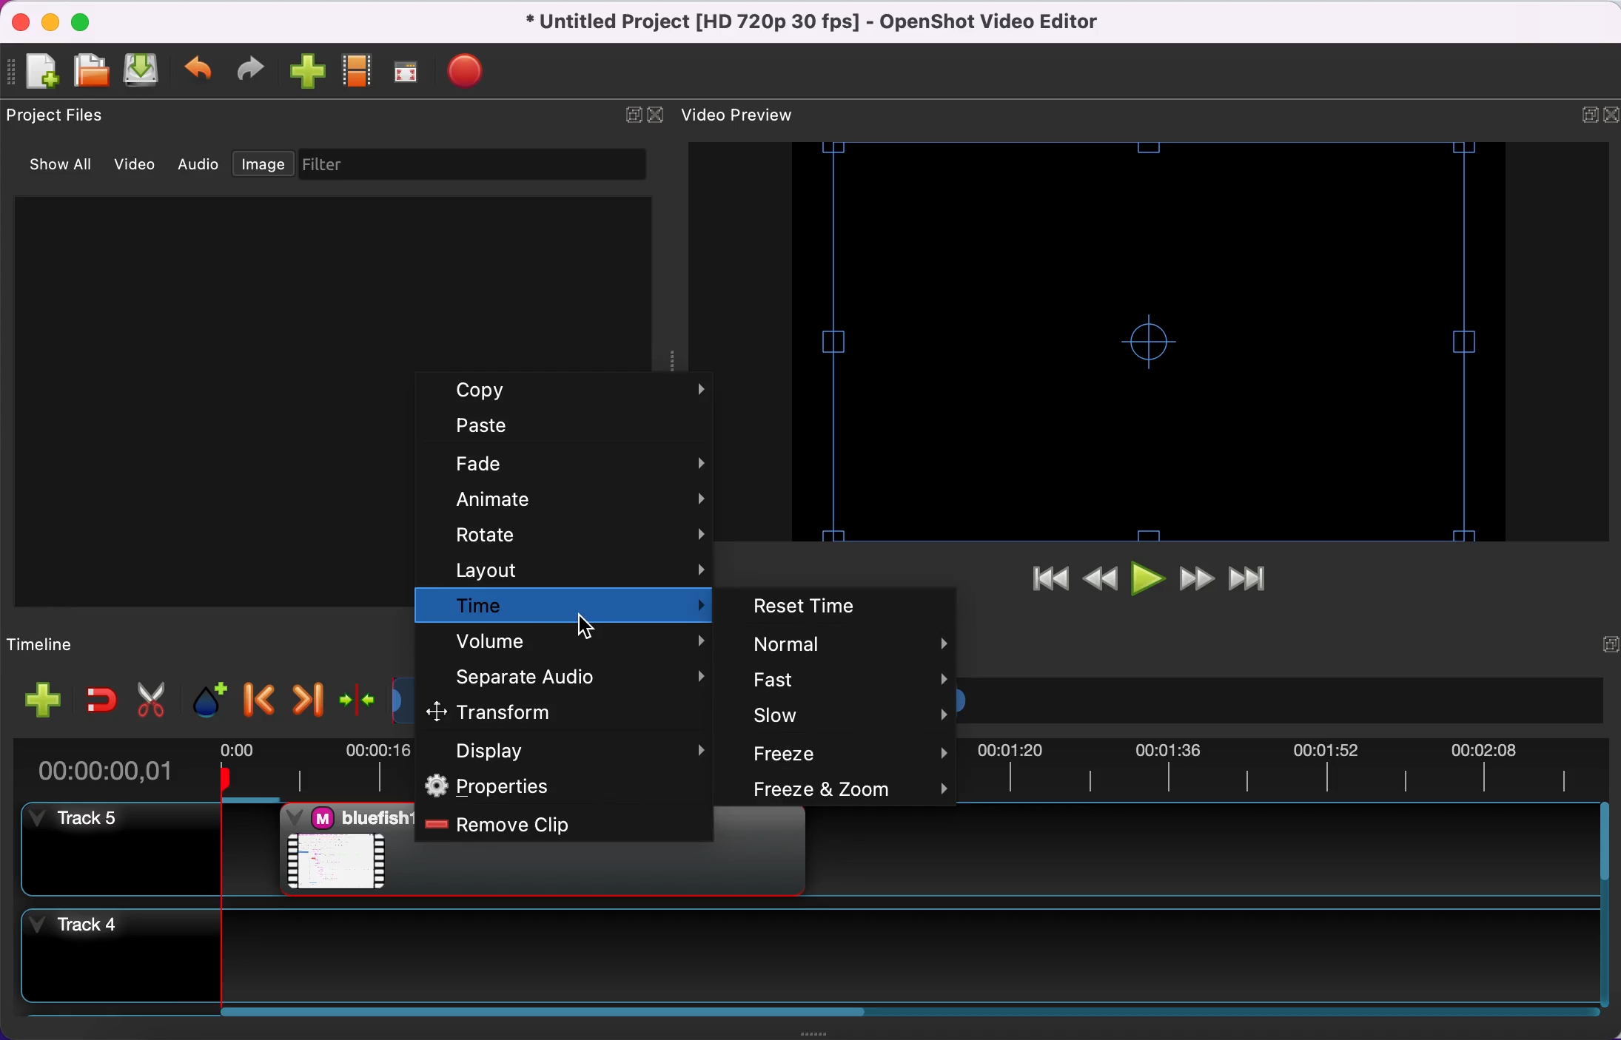 The height and width of the screenshot is (1040, 1621). I want to click on paste, so click(571, 429).